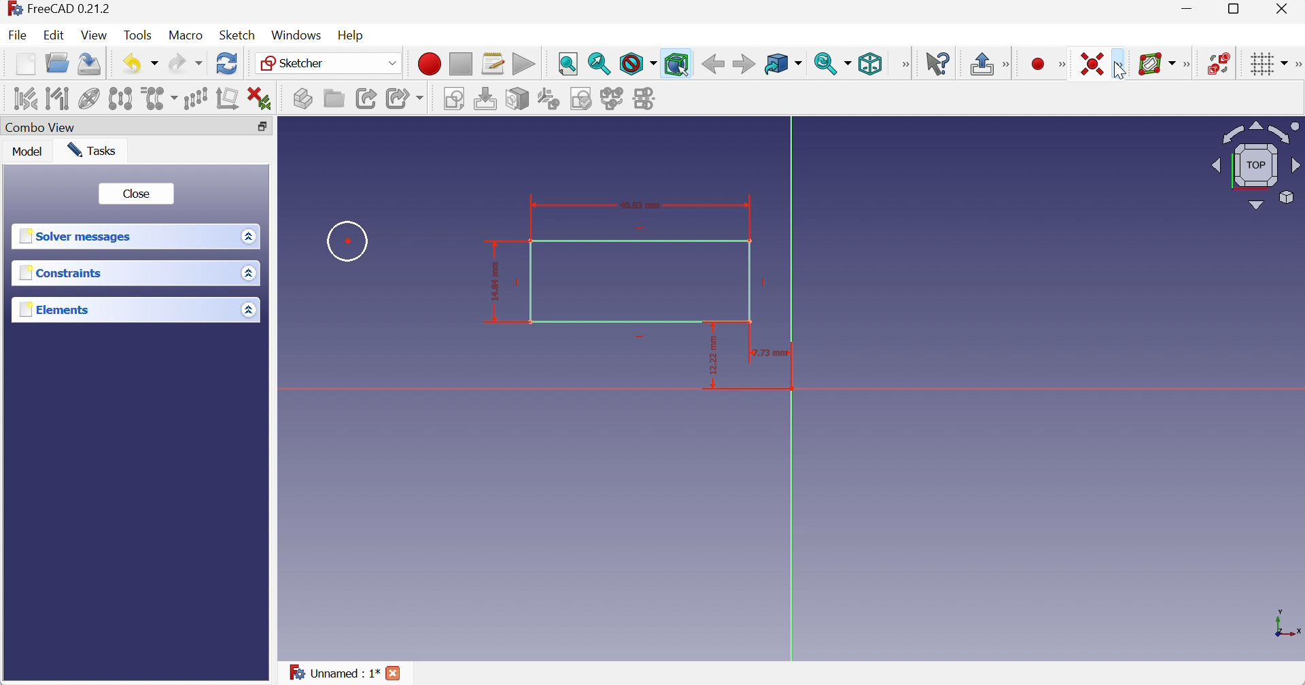  I want to click on Draw style, so click(638, 64).